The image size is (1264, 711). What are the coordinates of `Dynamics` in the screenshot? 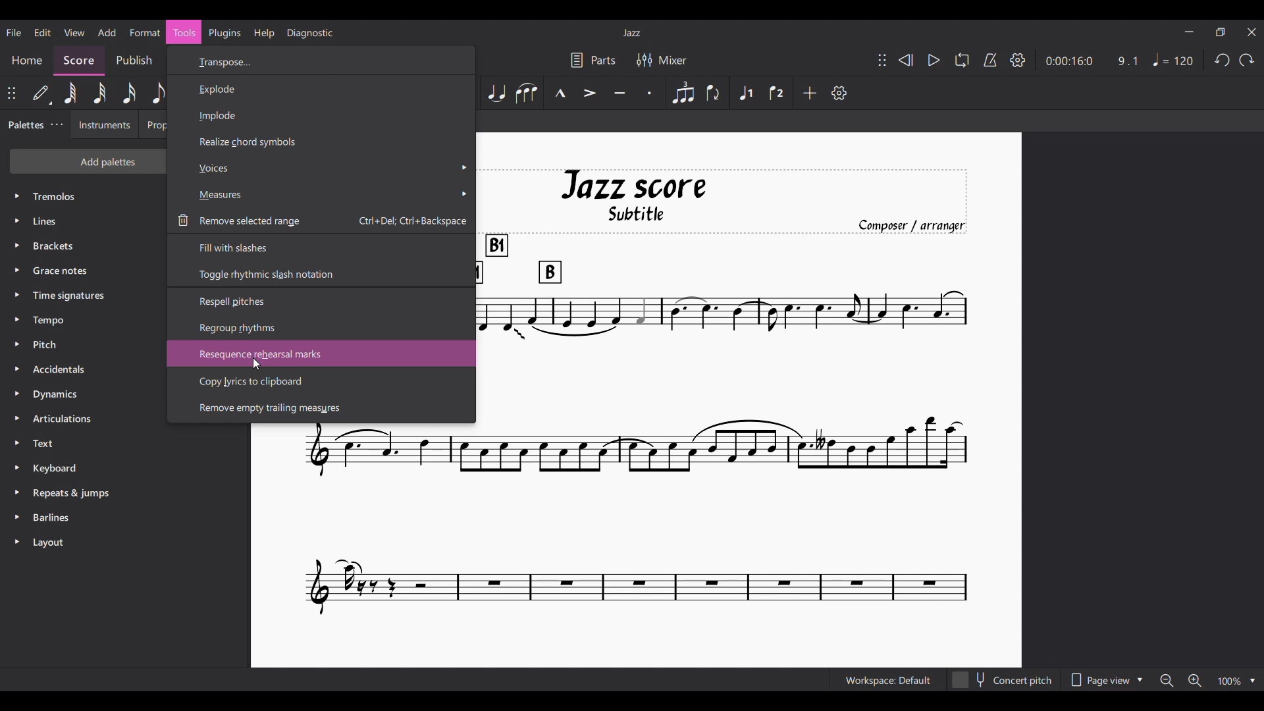 It's located at (84, 394).